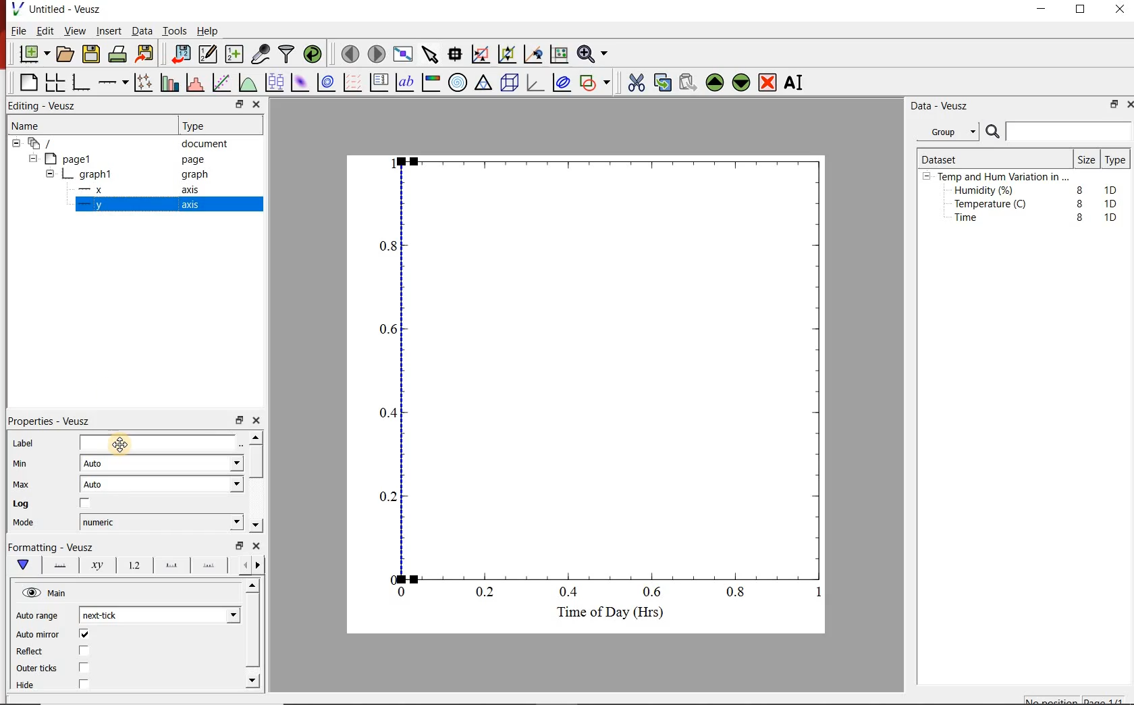 This screenshot has width=1134, height=705. What do you see at coordinates (103, 522) in the screenshot?
I see `datetime` at bounding box center [103, 522].